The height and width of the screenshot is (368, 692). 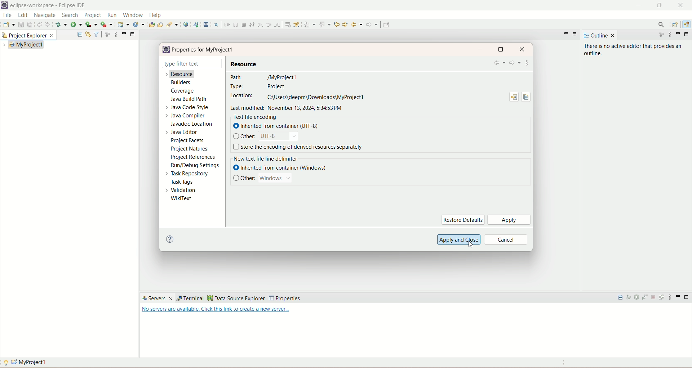 What do you see at coordinates (514, 98) in the screenshot?
I see `show in system explorer` at bounding box center [514, 98].